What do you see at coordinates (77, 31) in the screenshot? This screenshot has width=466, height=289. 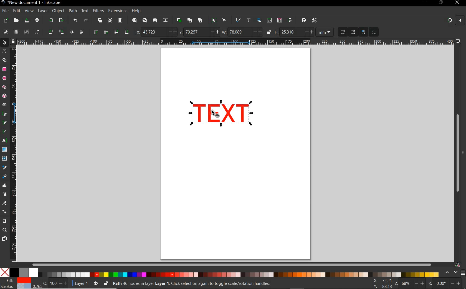 I see `OBJECT FLIP` at bounding box center [77, 31].